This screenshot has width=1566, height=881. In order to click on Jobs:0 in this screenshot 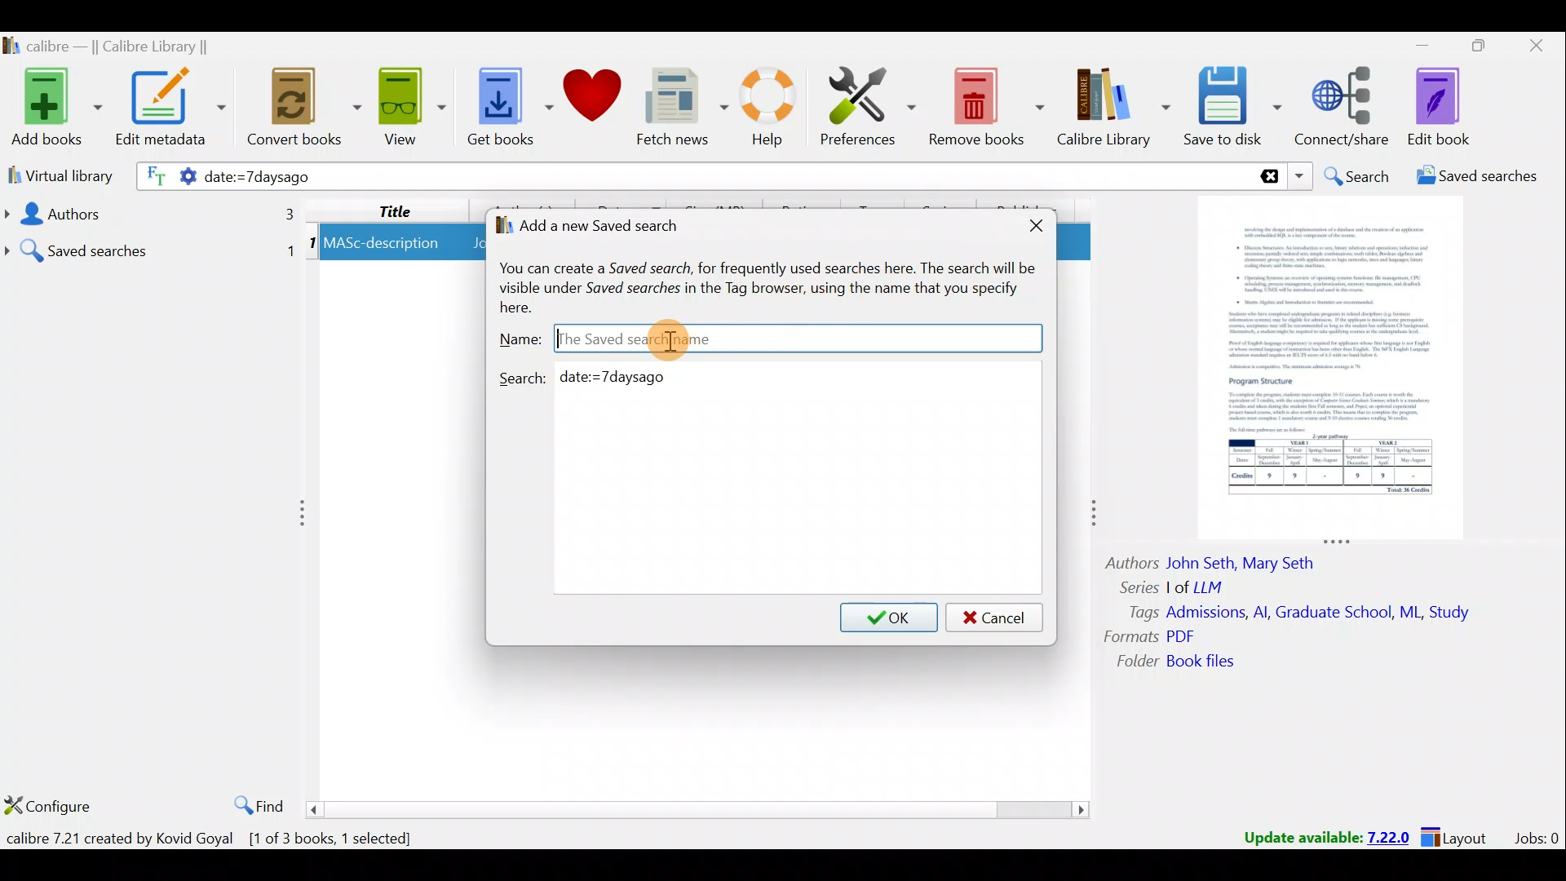, I will do `click(1536, 837)`.